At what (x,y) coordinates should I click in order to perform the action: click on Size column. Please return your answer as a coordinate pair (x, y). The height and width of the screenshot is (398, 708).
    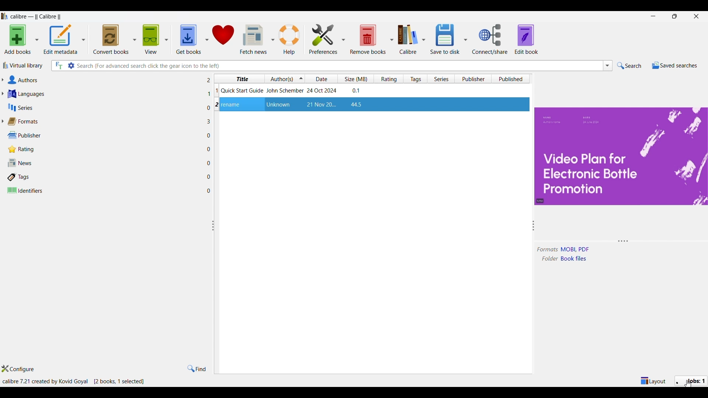
    Looking at the image, I should click on (355, 78).